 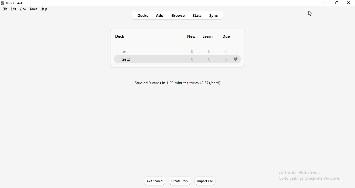 I want to click on tools, so click(x=34, y=9).